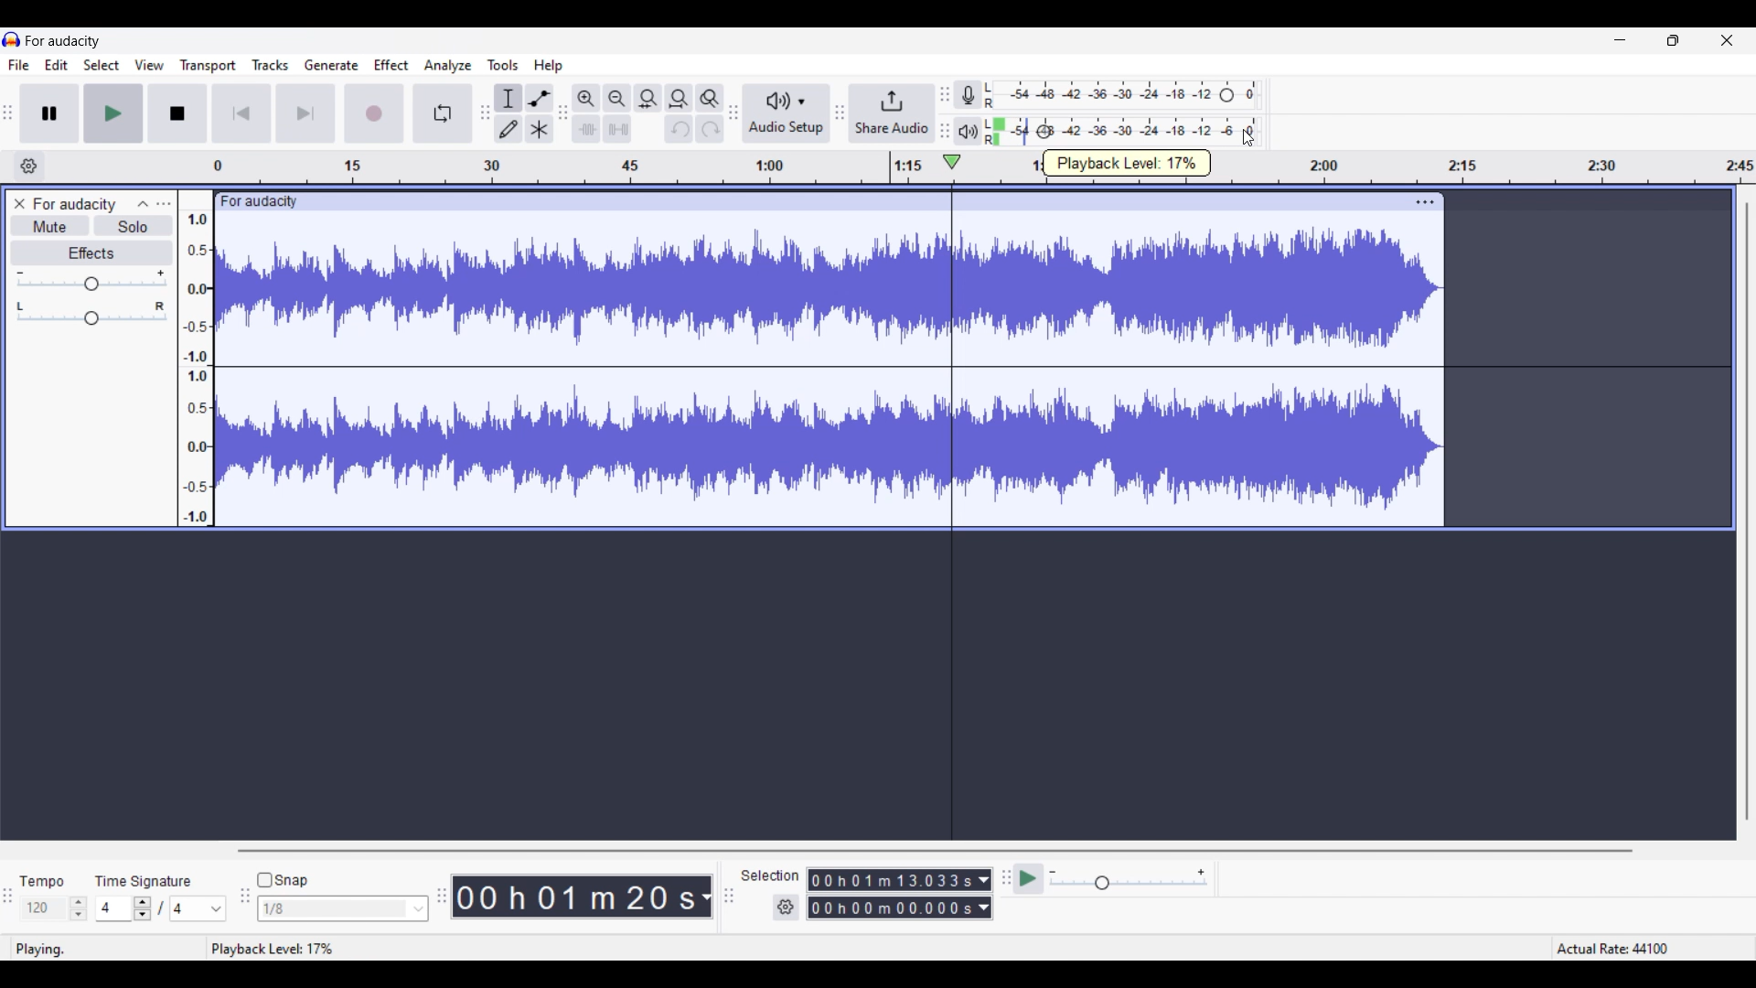 This screenshot has width=1756, height=988. What do you see at coordinates (710, 129) in the screenshot?
I see `Redo` at bounding box center [710, 129].